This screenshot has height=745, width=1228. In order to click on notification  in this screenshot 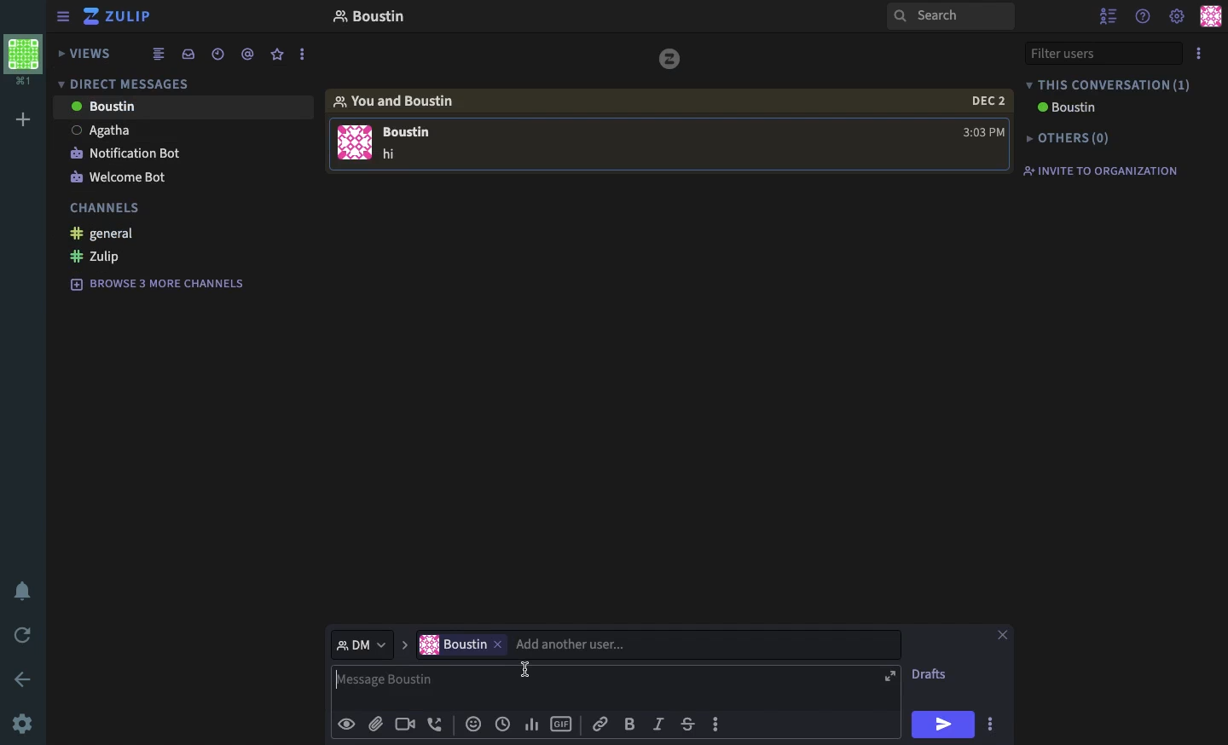, I will do `click(25, 591)`.